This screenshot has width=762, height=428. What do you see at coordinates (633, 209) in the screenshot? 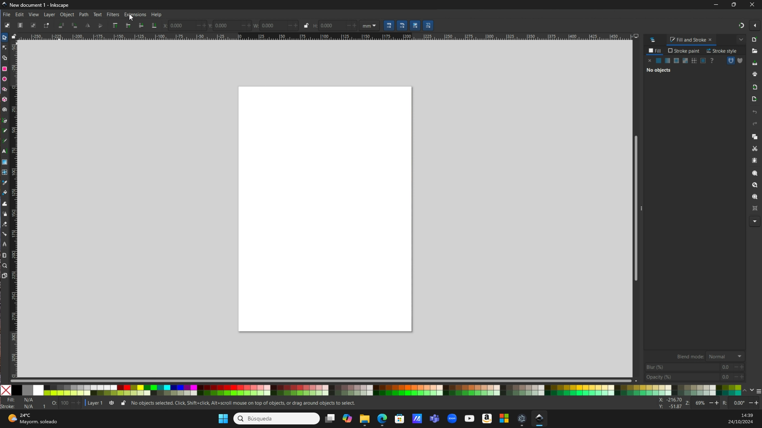
I see `vertical scroll bar` at bounding box center [633, 209].